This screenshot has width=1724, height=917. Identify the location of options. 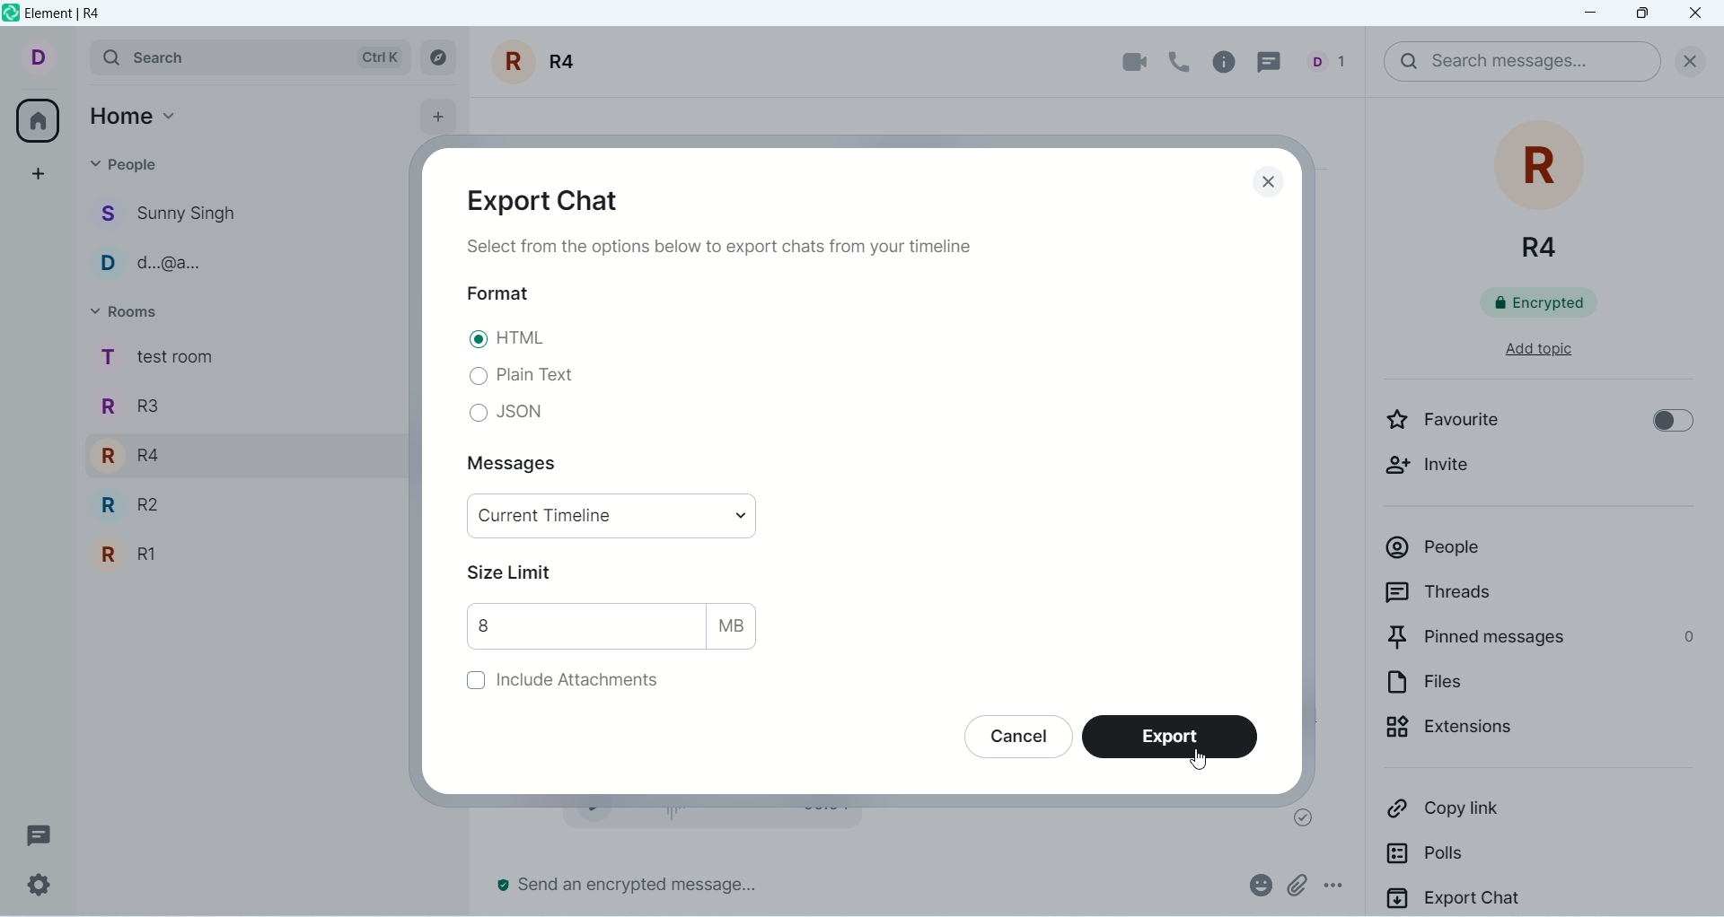
(1343, 888).